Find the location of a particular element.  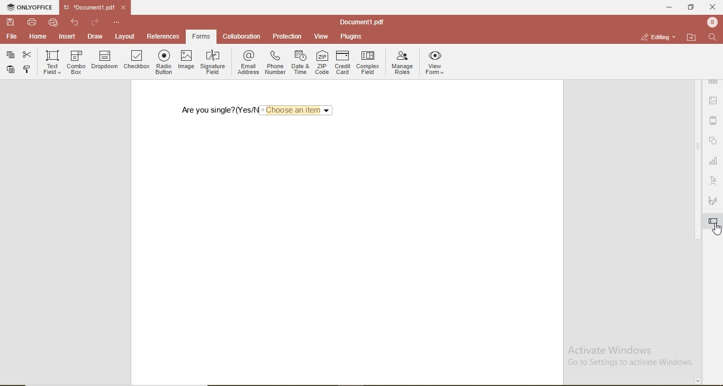

copy is located at coordinates (28, 69).